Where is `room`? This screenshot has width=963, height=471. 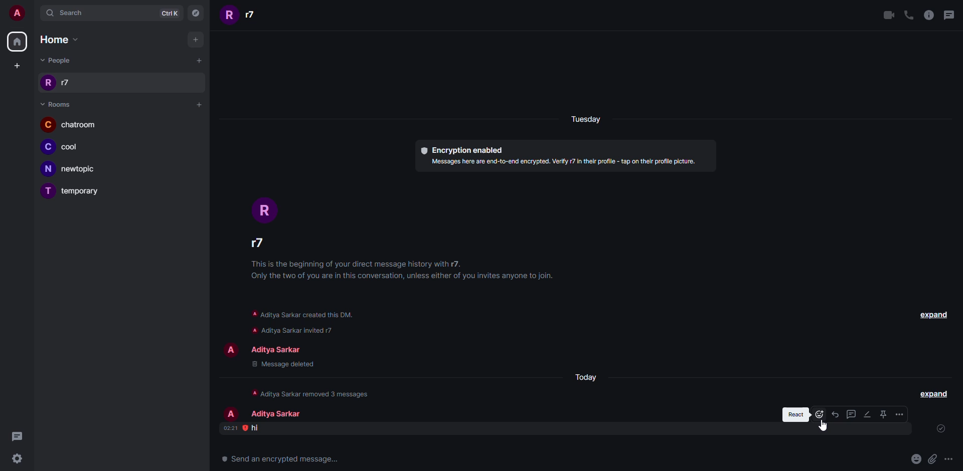
room is located at coordinates (56, 104).